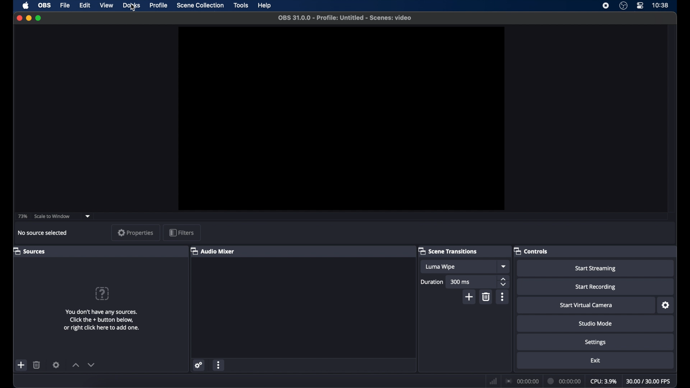 Image resolution: width=690 pixels, height=388 pixels. What do you see at coordinates (28, 18) in the screenshot?
I see `minimize` at bounding box center [28, 18].